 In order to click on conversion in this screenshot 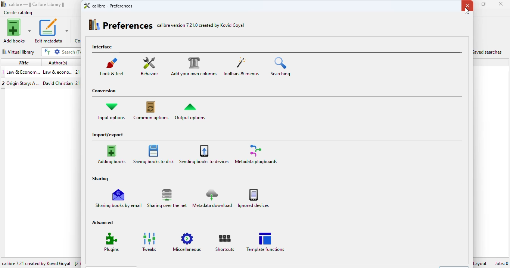, I will do `click(103, 92)`.